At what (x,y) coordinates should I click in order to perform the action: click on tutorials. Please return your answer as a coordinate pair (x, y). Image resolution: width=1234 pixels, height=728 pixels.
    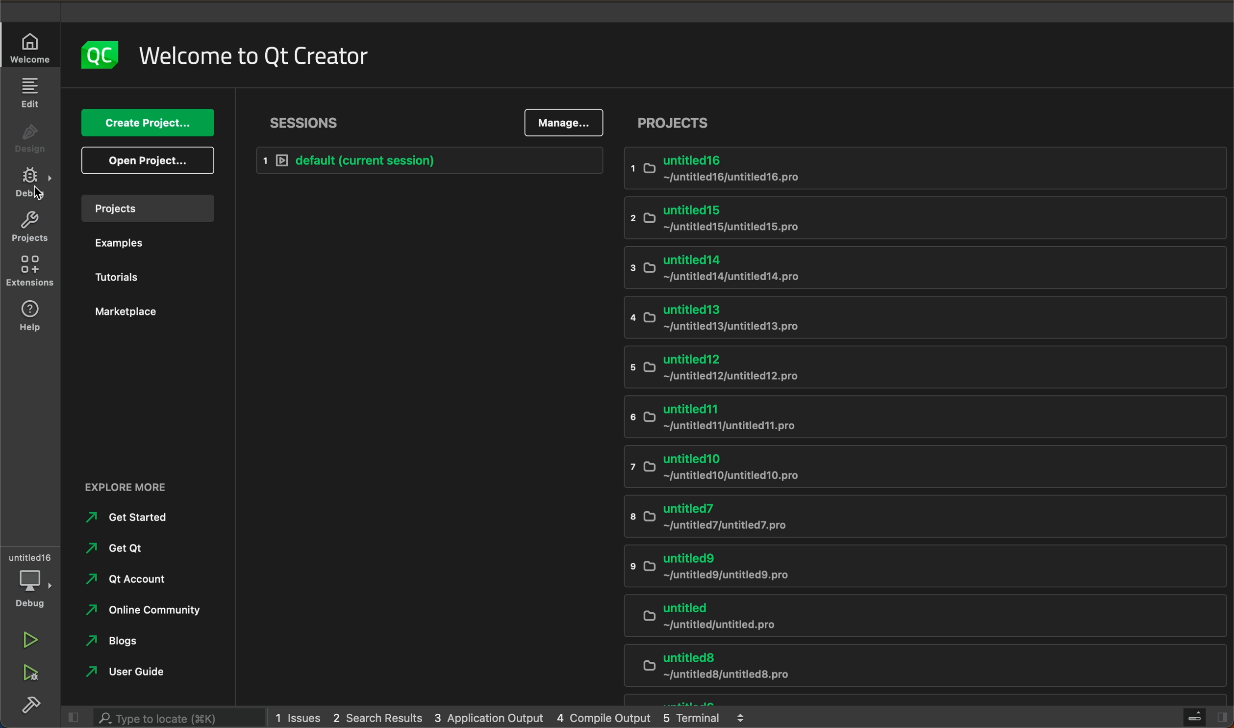
    Looking at the image, I should click on (144, 279).